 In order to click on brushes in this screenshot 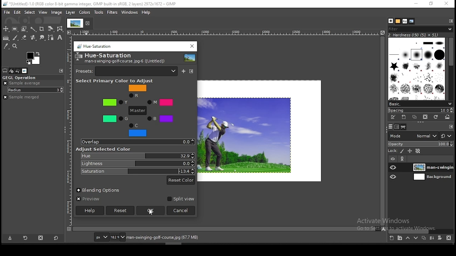, I will do `click(390, 21)`.